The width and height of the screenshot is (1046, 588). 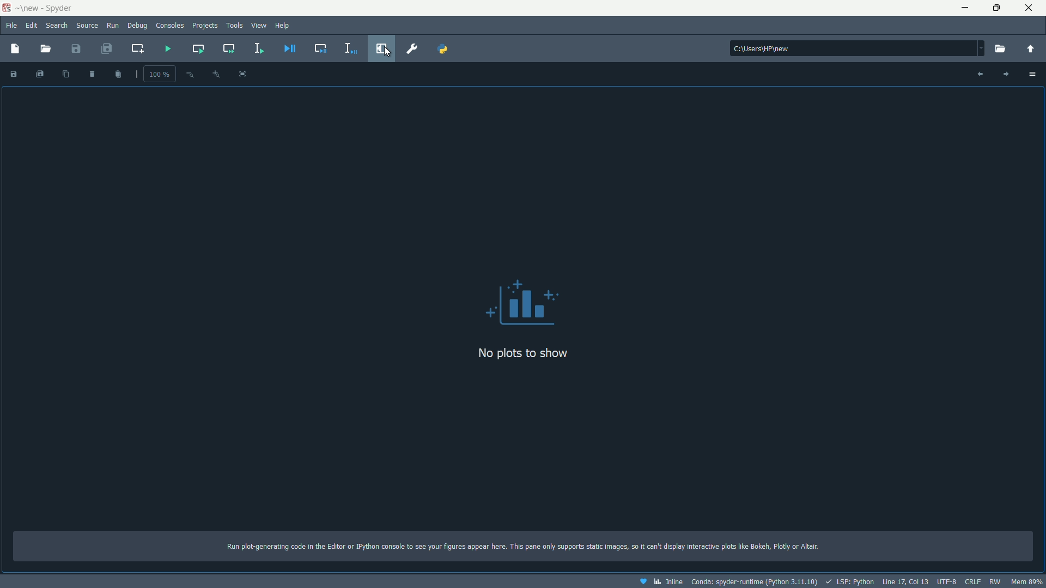 I want to click on file eol status, so click(x=972, y=583).